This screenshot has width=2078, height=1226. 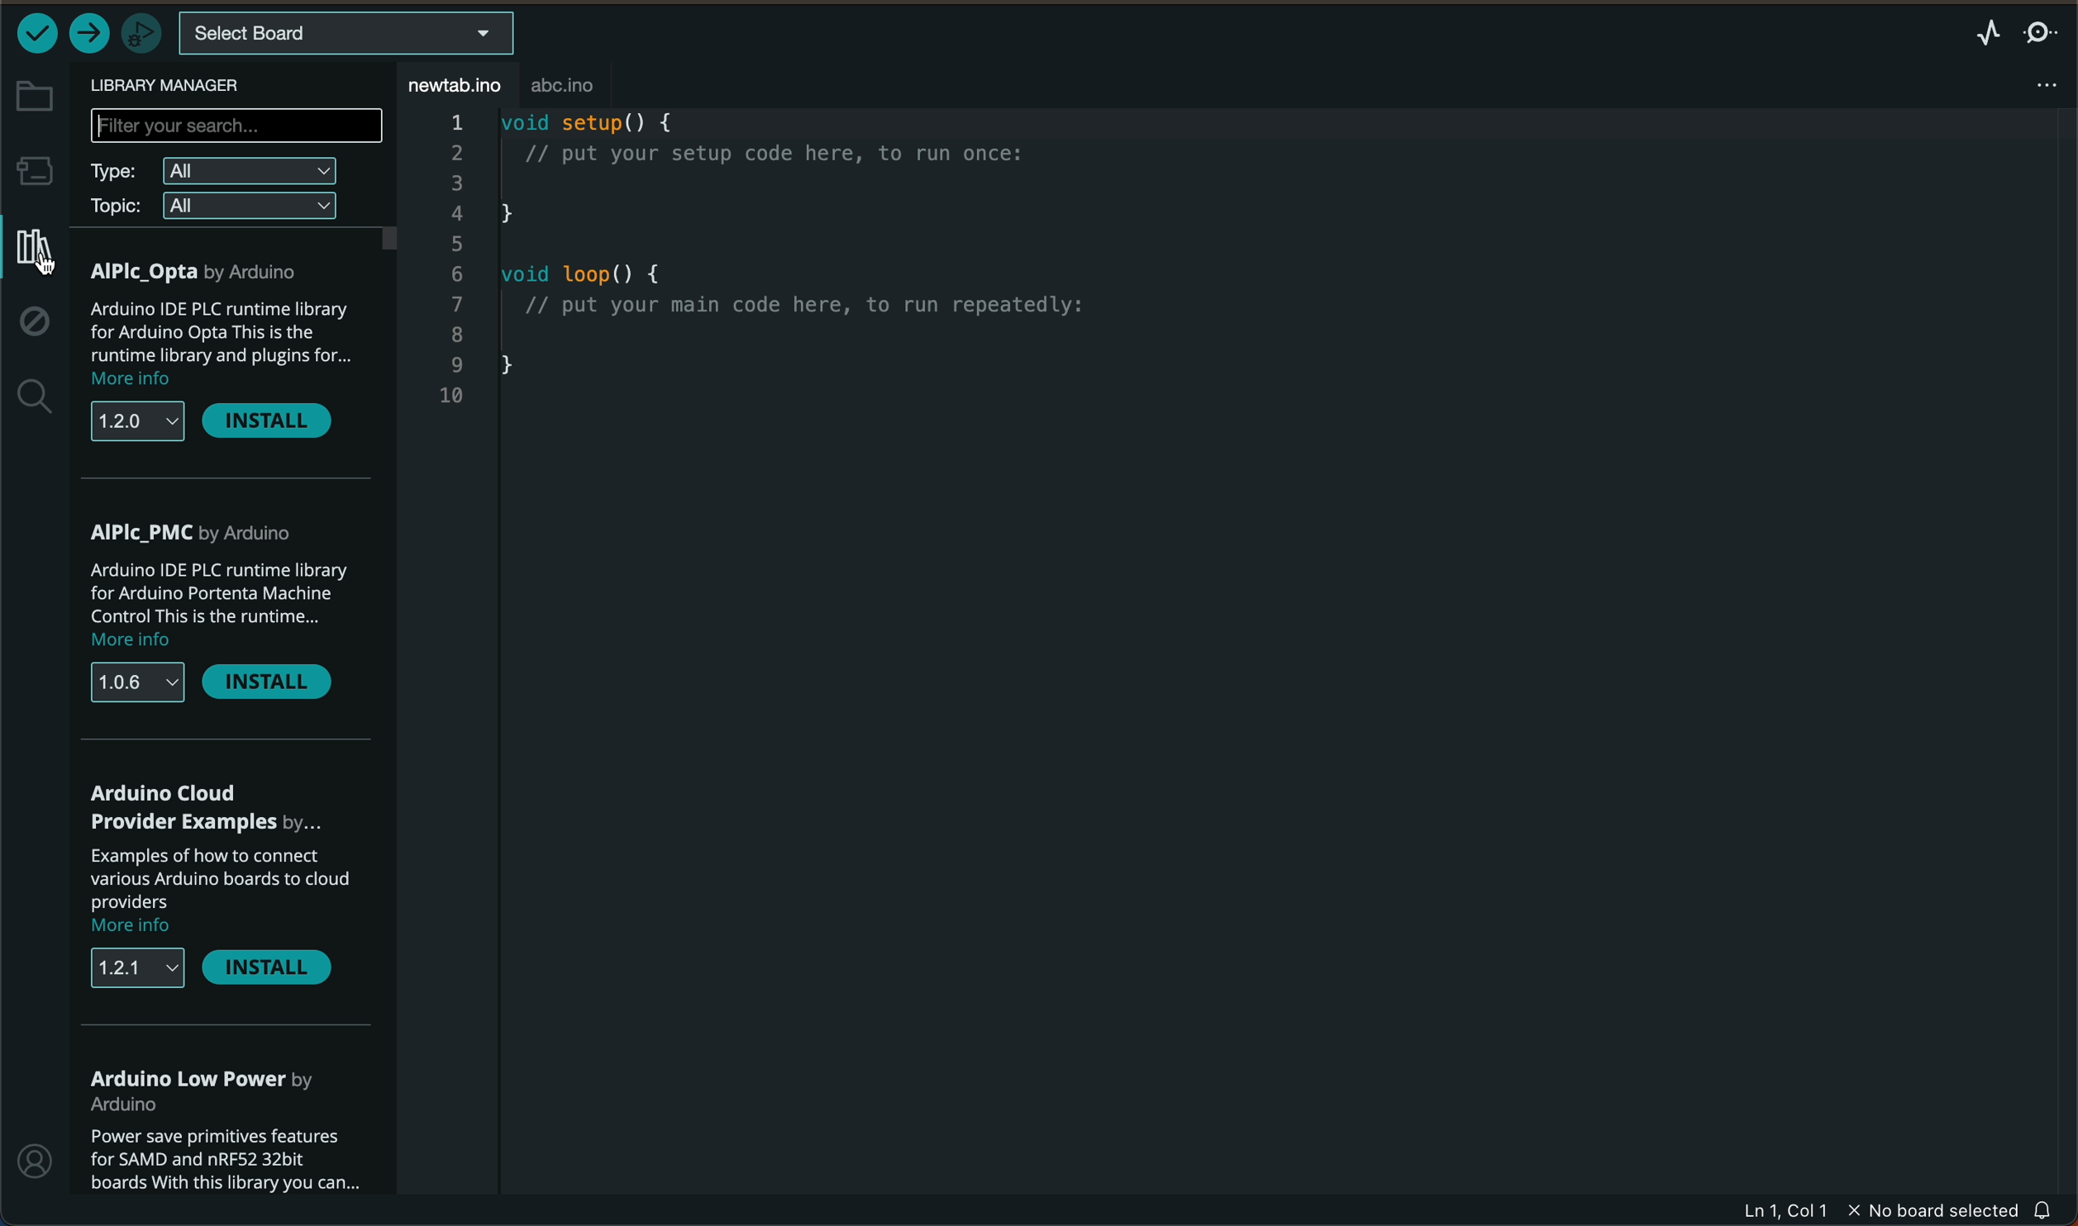 What do you see at coordinates (777, 268) in the screenshot?
I see `code` at bounding box center [777, 268].